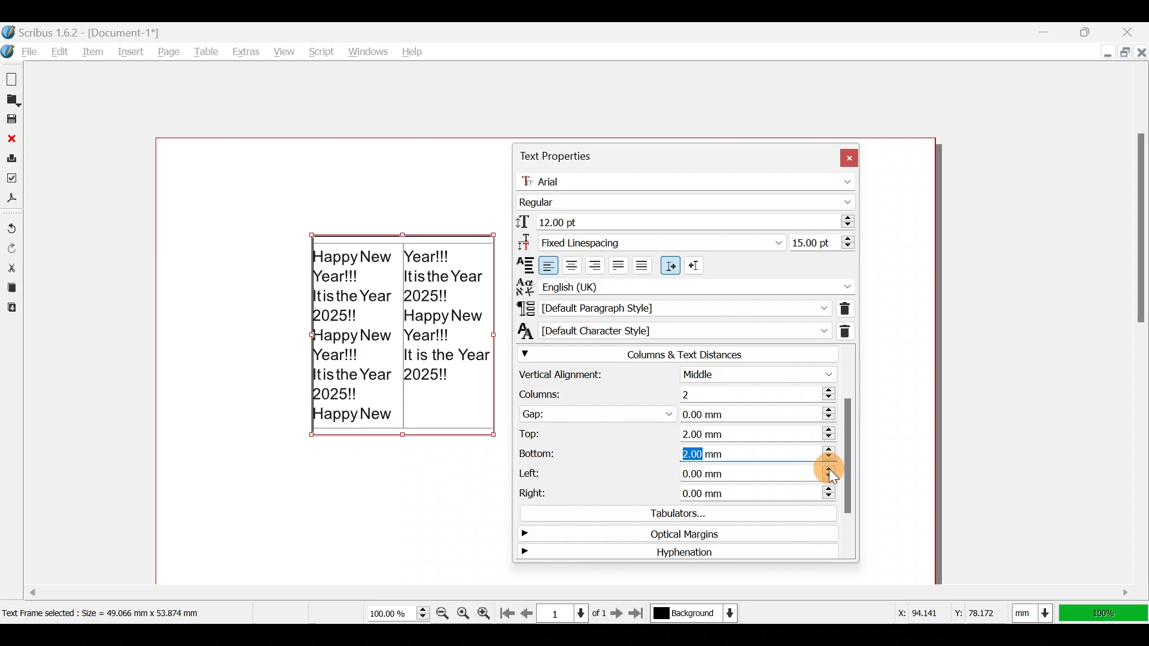  Describe the element at coordinates (117, 613) in the screenshot. I see `Dimension of selected text frame` at that location.